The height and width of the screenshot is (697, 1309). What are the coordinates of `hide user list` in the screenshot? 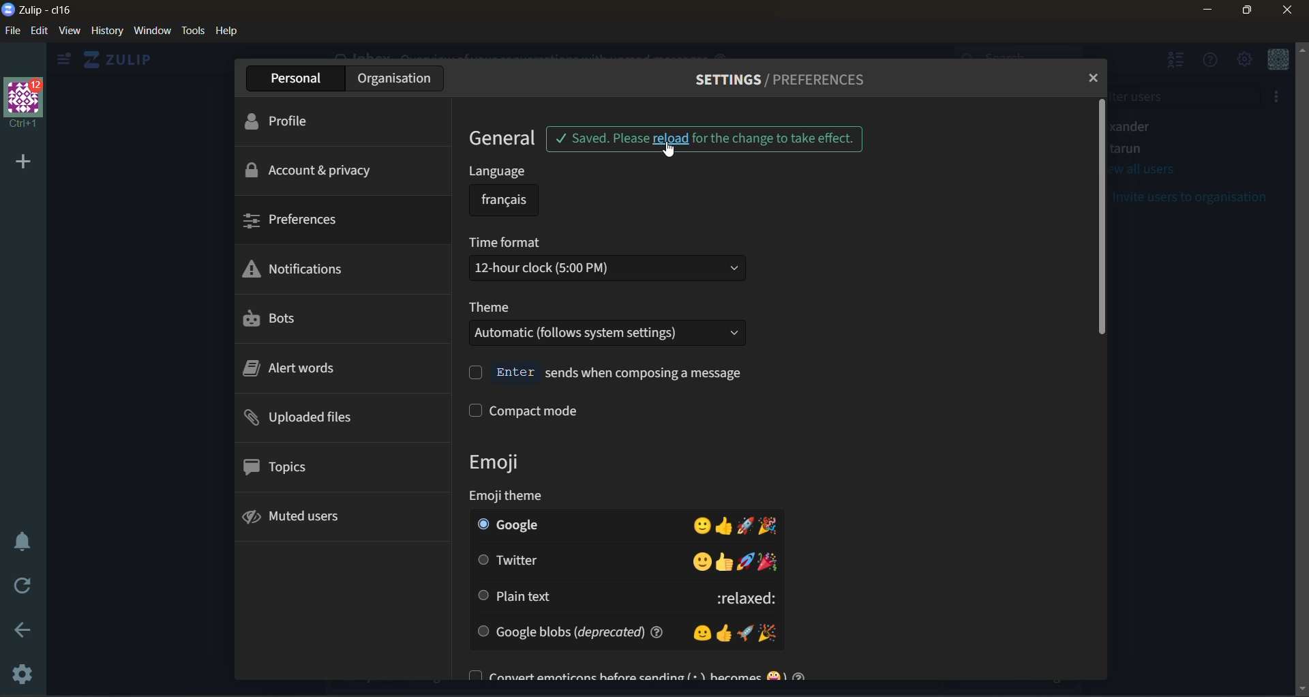 It's located at (1178, 63).